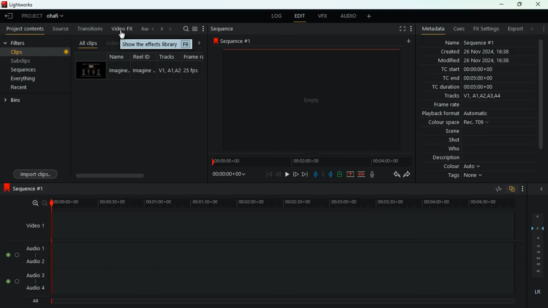 This screenshot has height=308, width=548. What do you see at coordinates (12, 268) in the screenshot?
I see `radio button` at bounding box center [12, 268].